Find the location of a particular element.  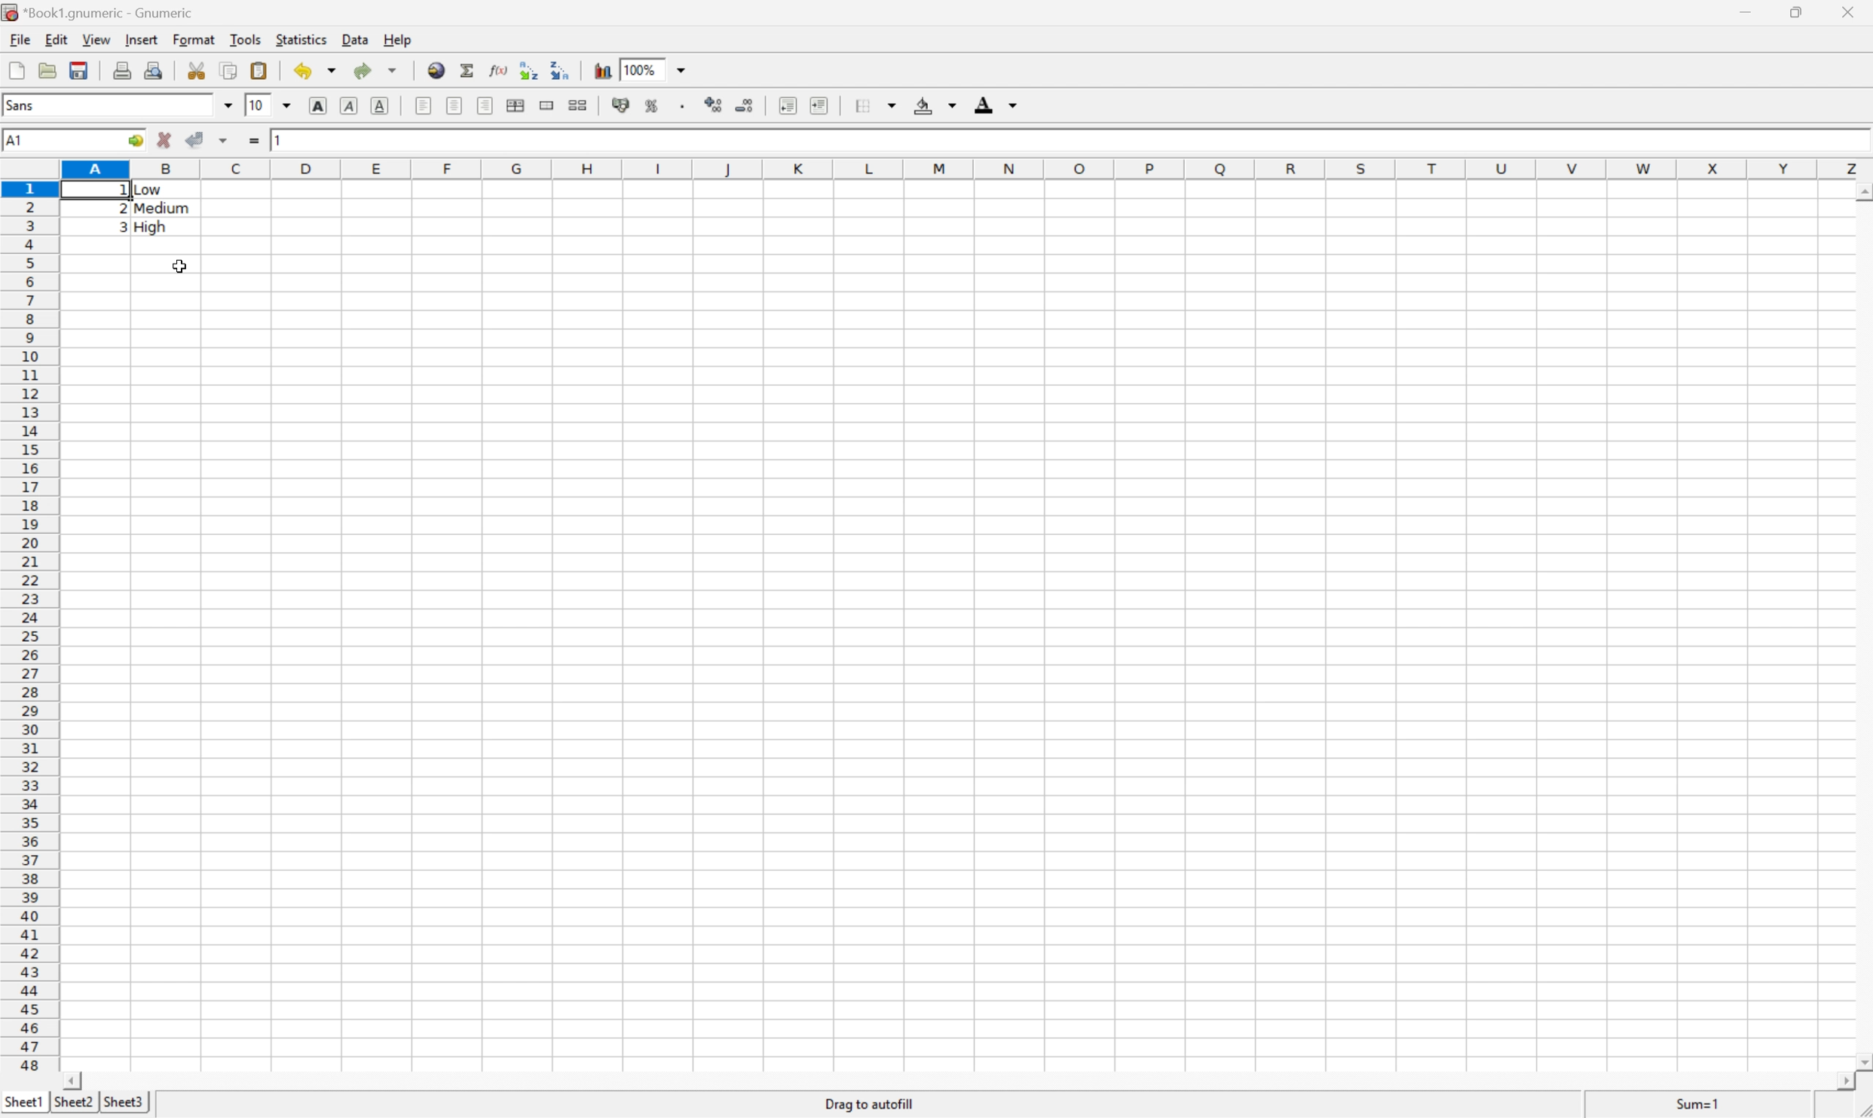

Data is located at coordinates (355, 40).